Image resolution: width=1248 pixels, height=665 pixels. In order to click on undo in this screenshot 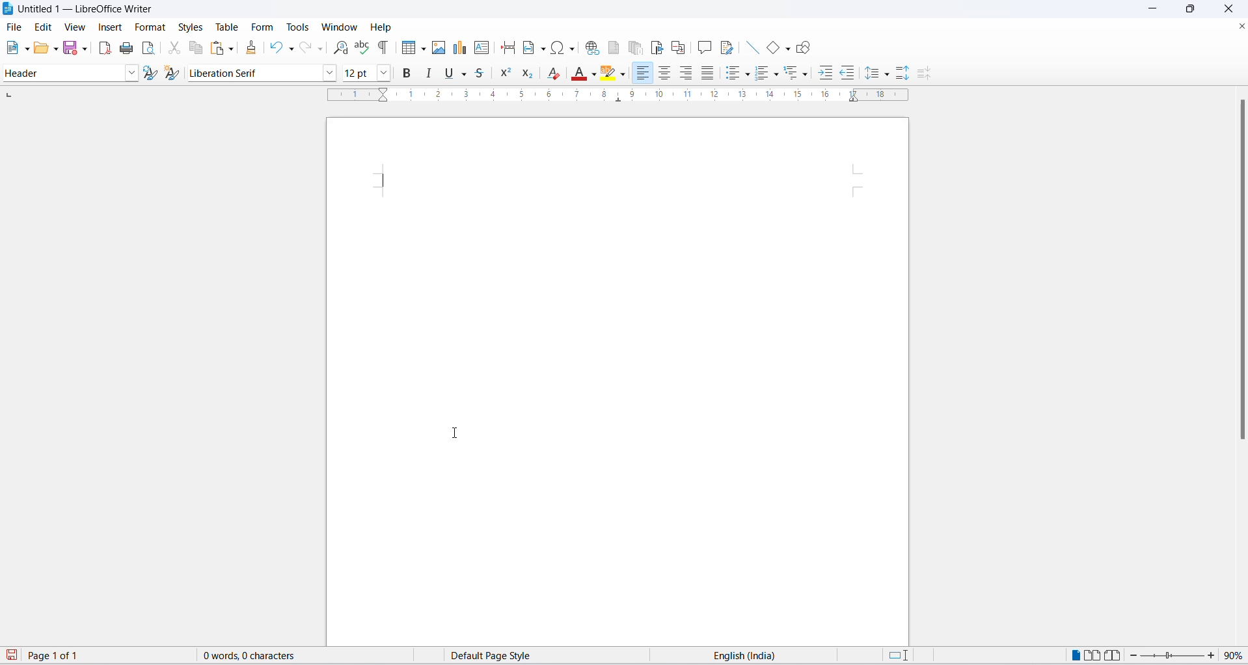, I will do `click(278, 48)`.